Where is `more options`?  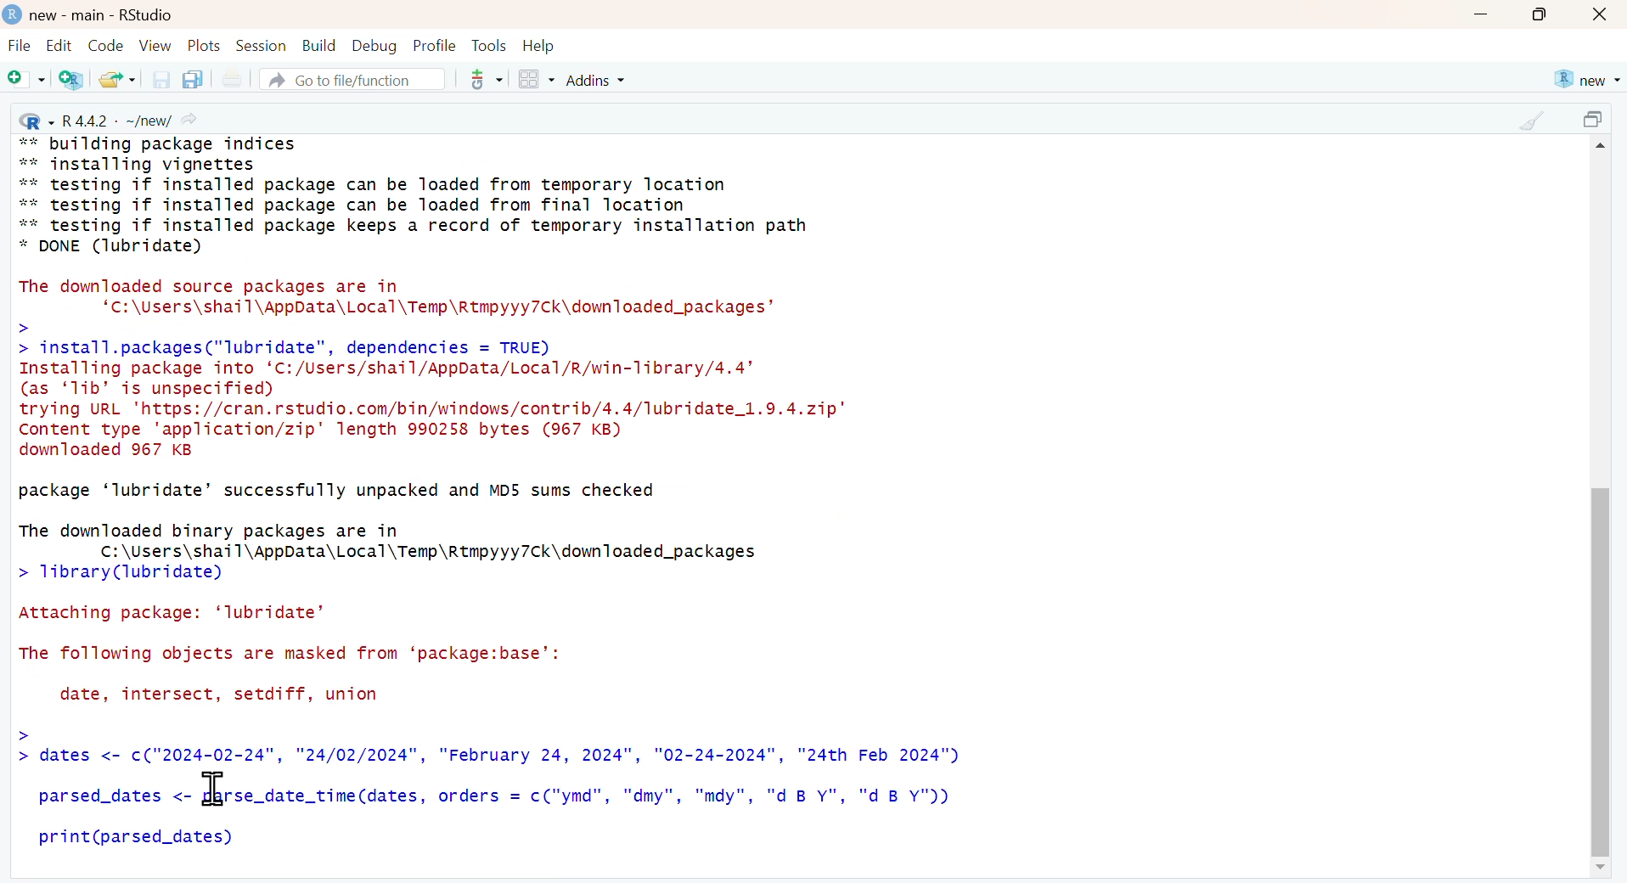
more options is located at coordinates (481, 79).